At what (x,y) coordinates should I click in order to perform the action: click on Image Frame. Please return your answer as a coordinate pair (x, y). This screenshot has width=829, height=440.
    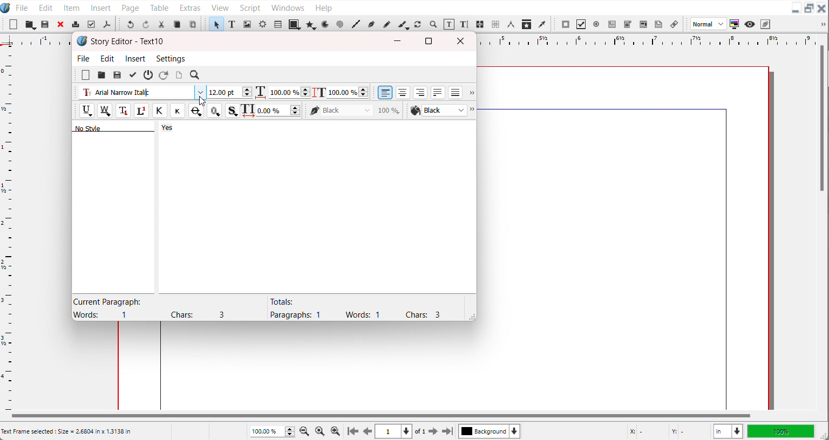
    Looking at the image, I should click on (247, 24).